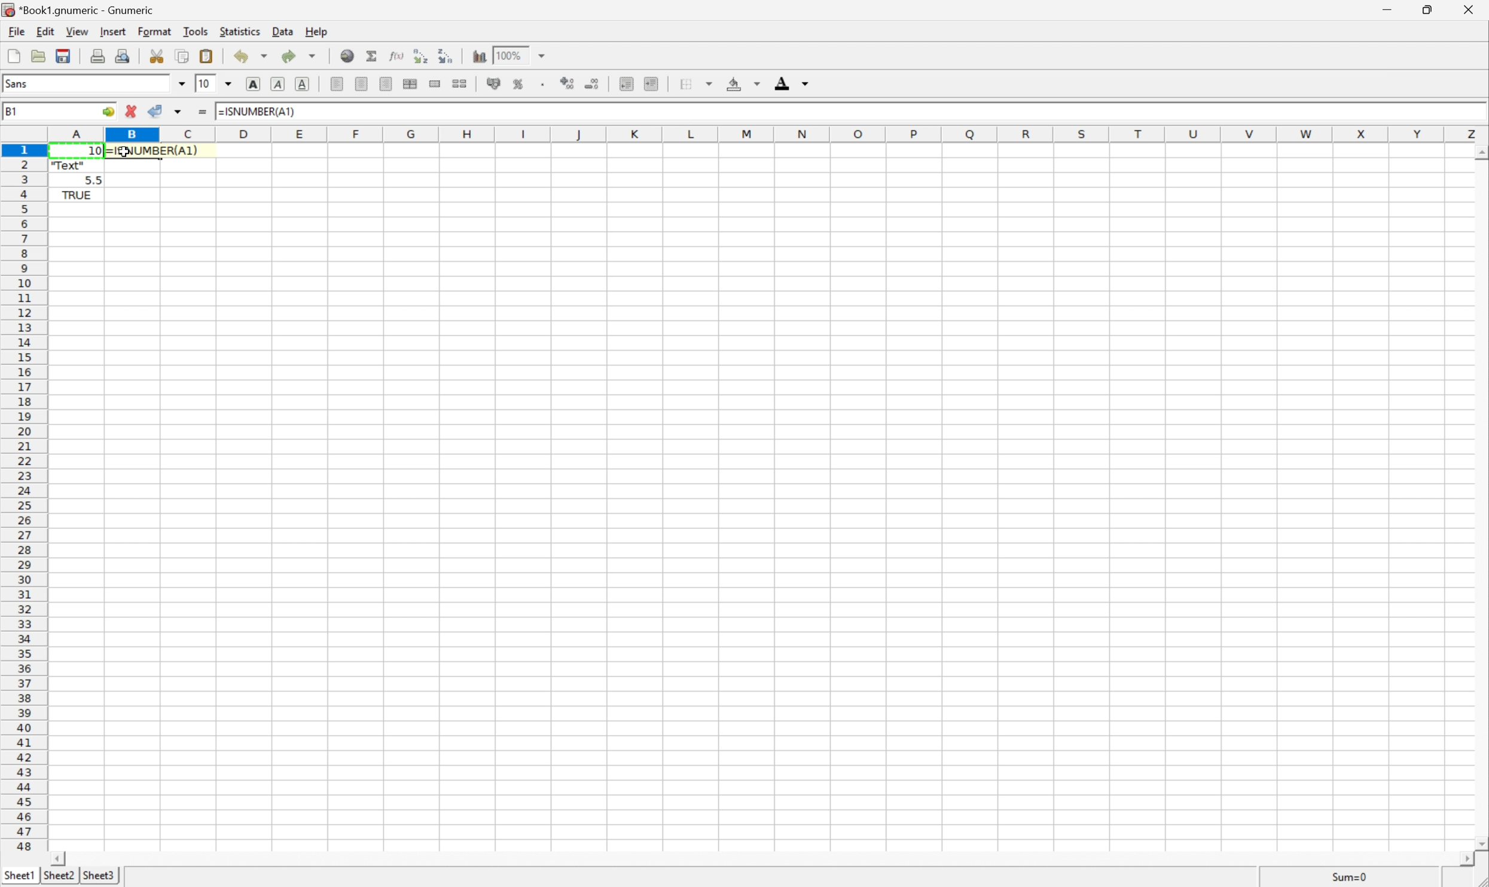 The height and width of the screenshot is (887, 1489). I want to click on Sheet1, so click(18, 876).